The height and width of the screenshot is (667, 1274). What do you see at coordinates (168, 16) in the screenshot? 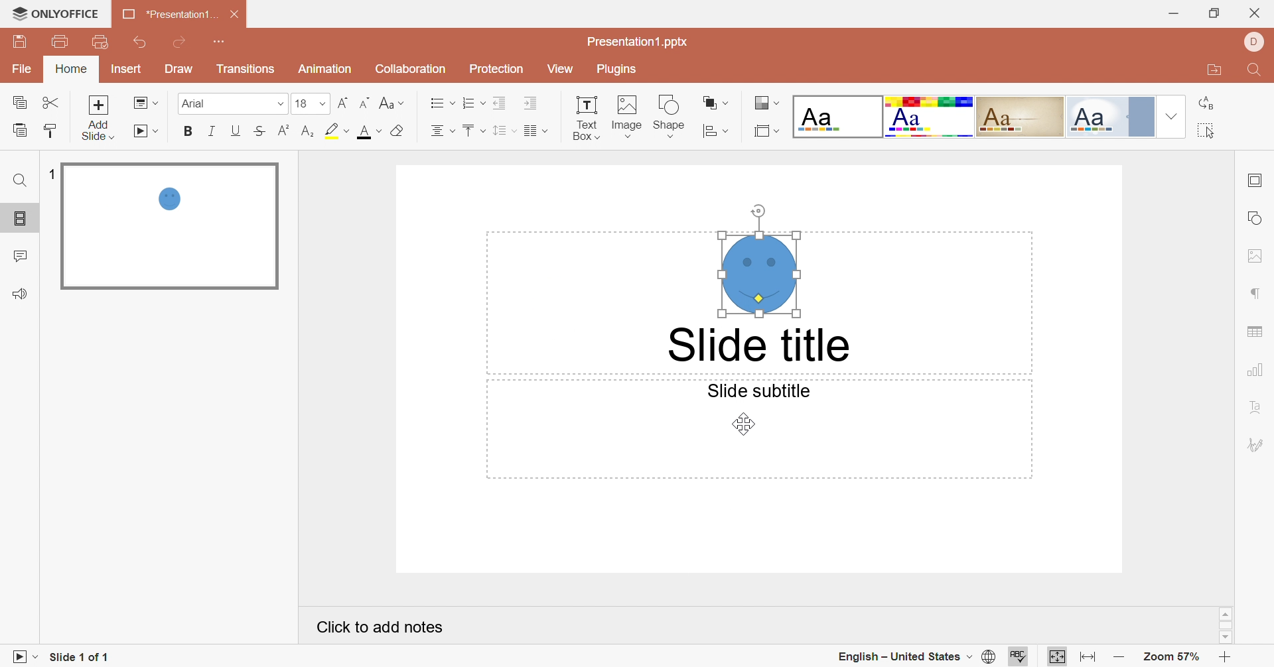
I see `*Presentation1` at bounding box center [168, 16].